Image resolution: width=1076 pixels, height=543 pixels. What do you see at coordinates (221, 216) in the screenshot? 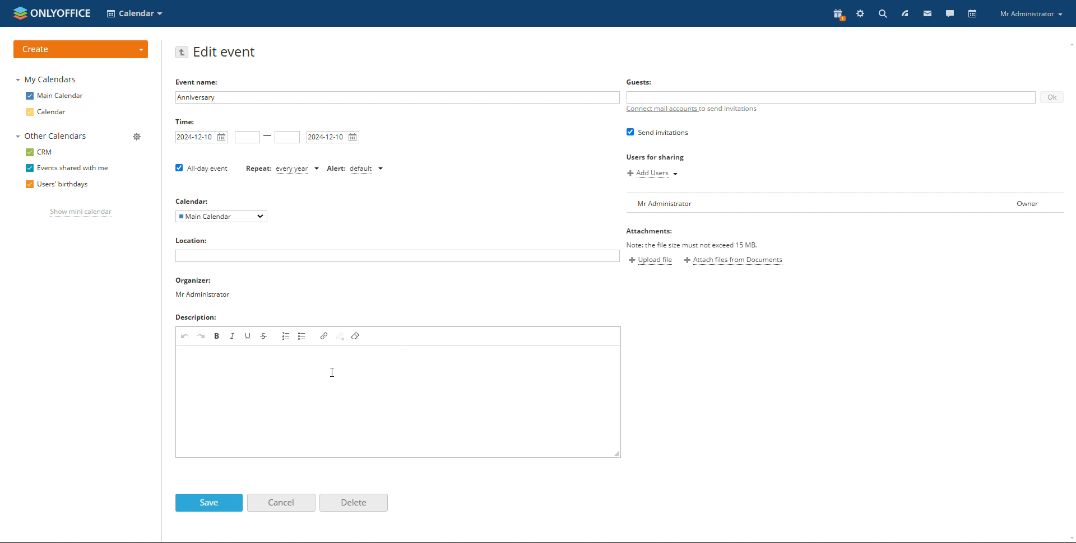
I see `select calendar` at bounding box center [221, 216].